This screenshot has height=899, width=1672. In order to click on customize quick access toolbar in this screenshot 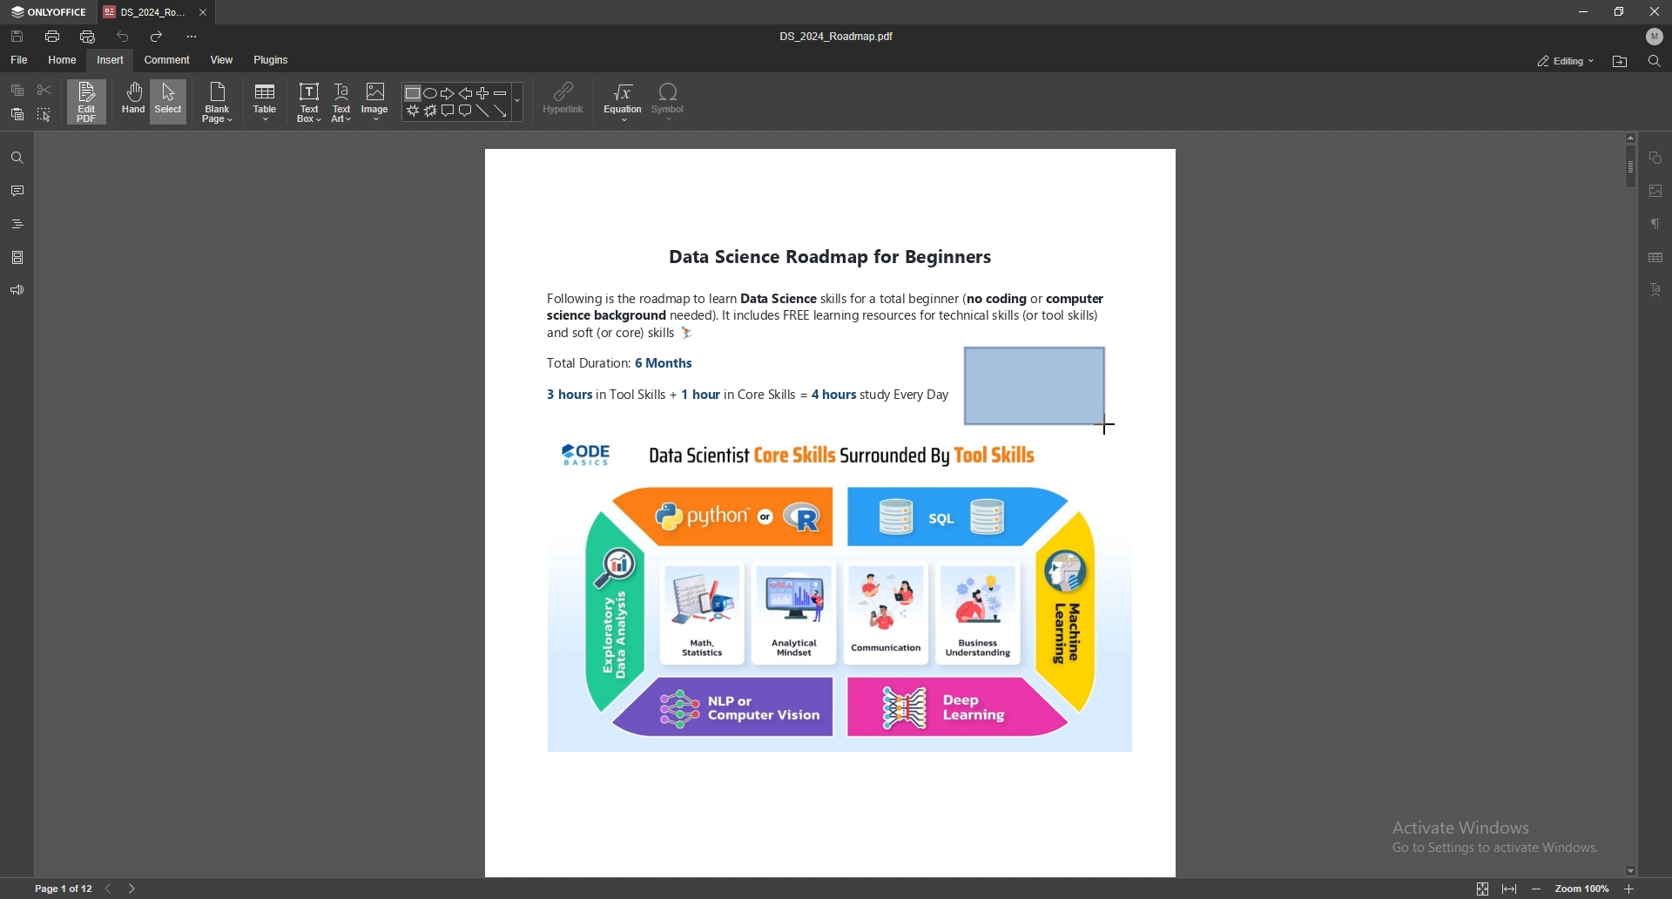, I will do `click(192, 37)`.